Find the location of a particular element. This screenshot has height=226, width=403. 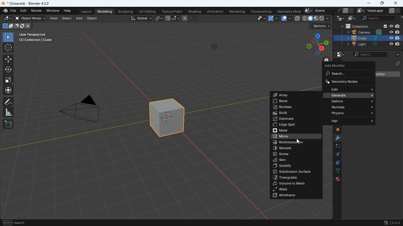

blender is located at coordinates (27, 4).